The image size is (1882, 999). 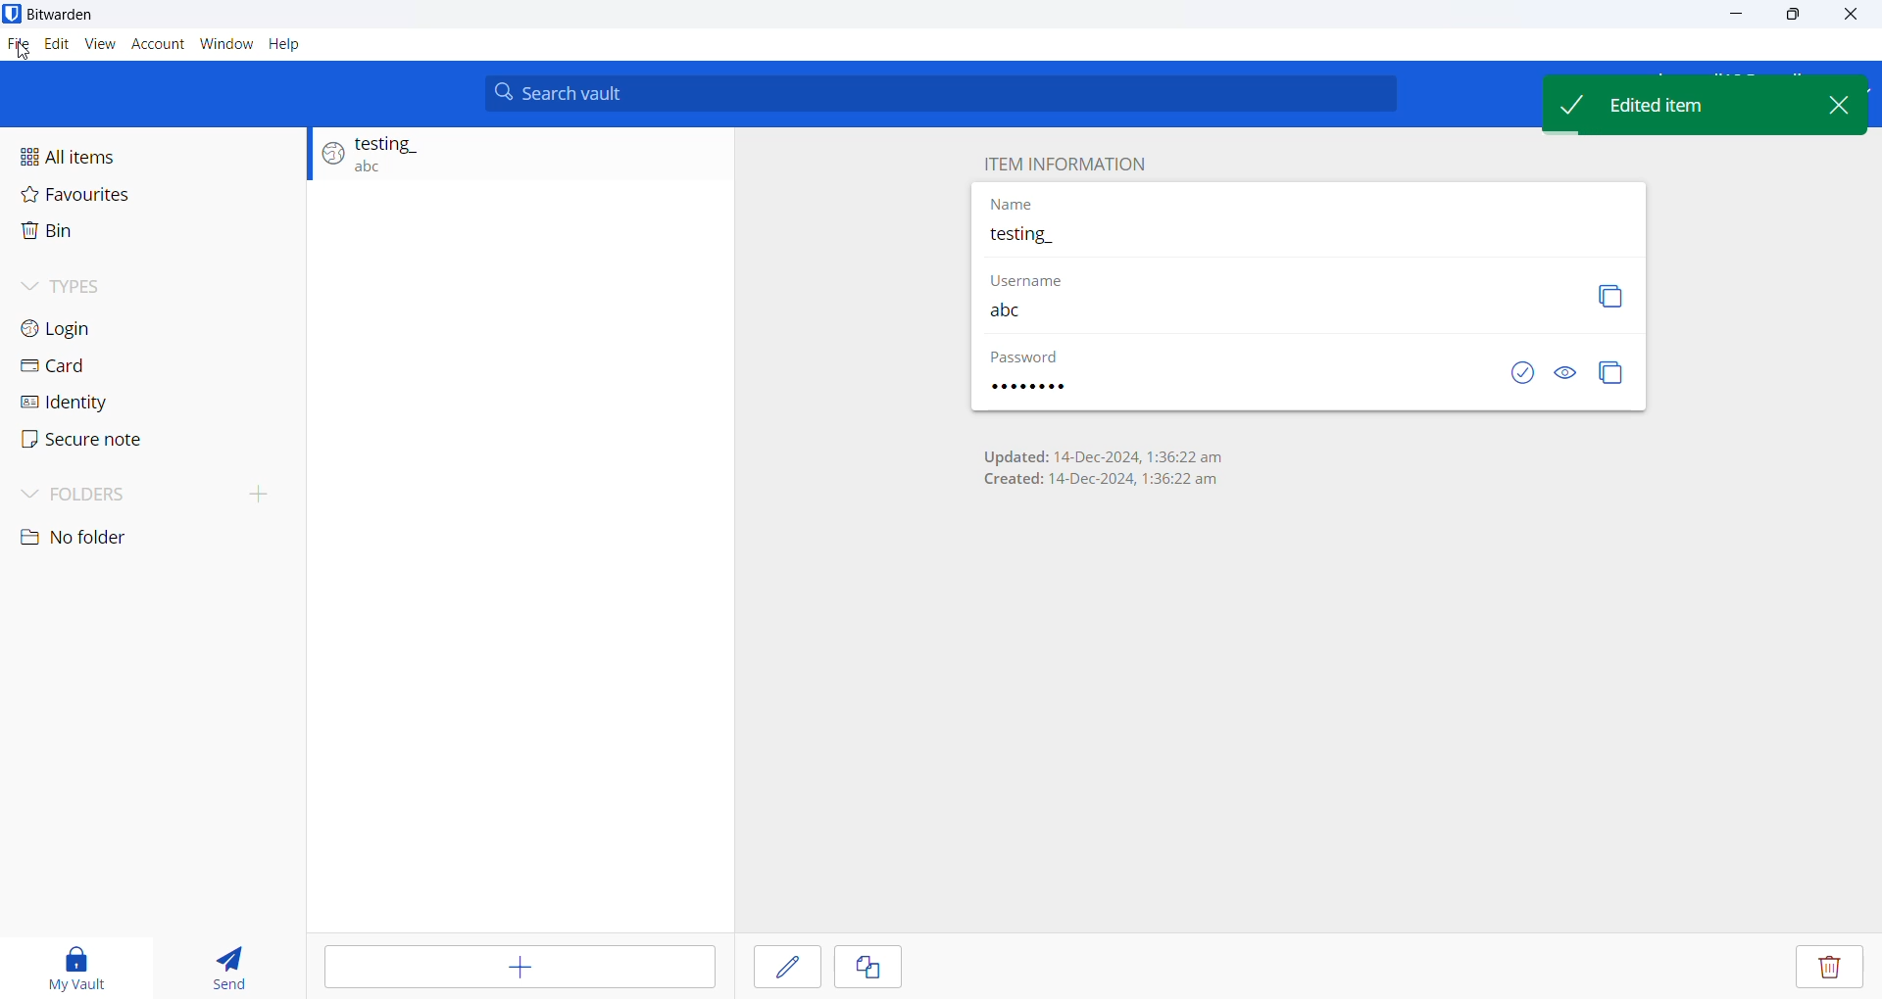 What do you see at coordinates (139, 330) in the screenshot?
I see `Login` at bounding box center [139, 330].